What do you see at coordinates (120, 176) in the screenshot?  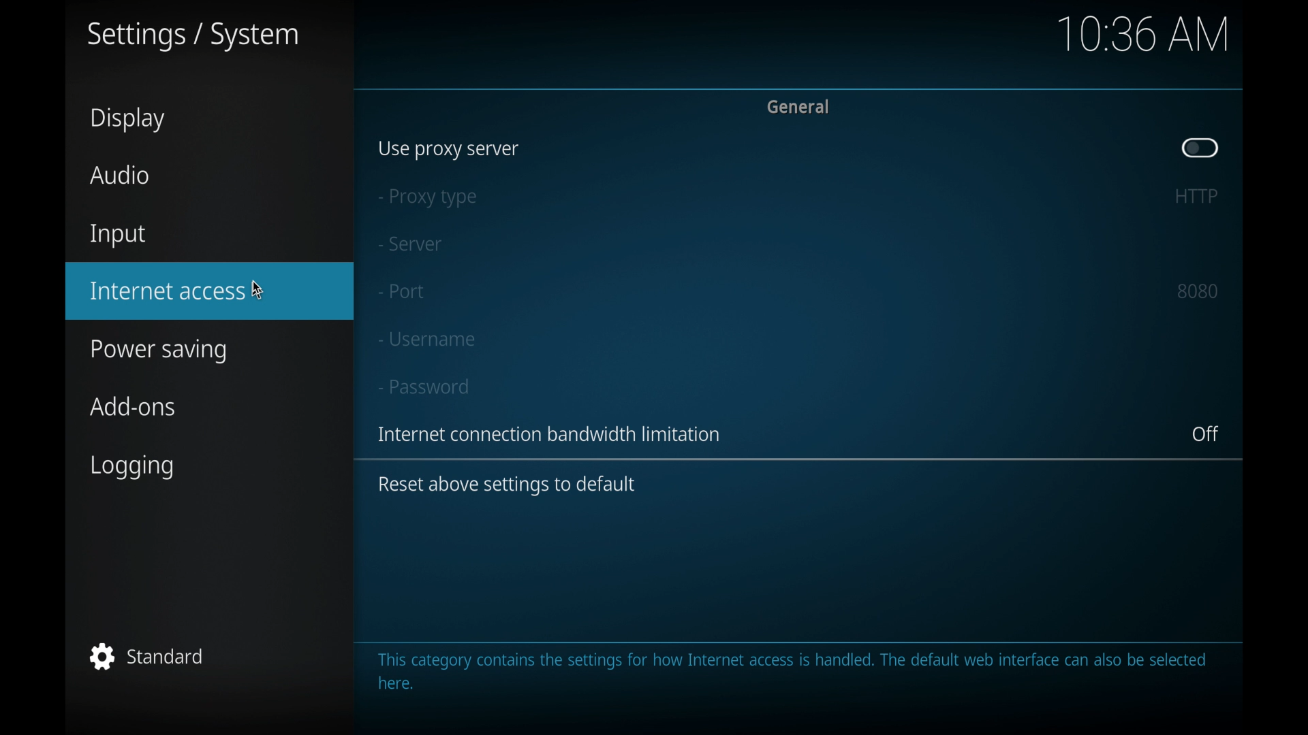 I see `audio` at bounding box center [120, 176].